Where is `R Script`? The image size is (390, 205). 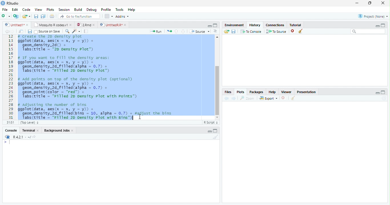 R Script is located at coordinates (211, 123).